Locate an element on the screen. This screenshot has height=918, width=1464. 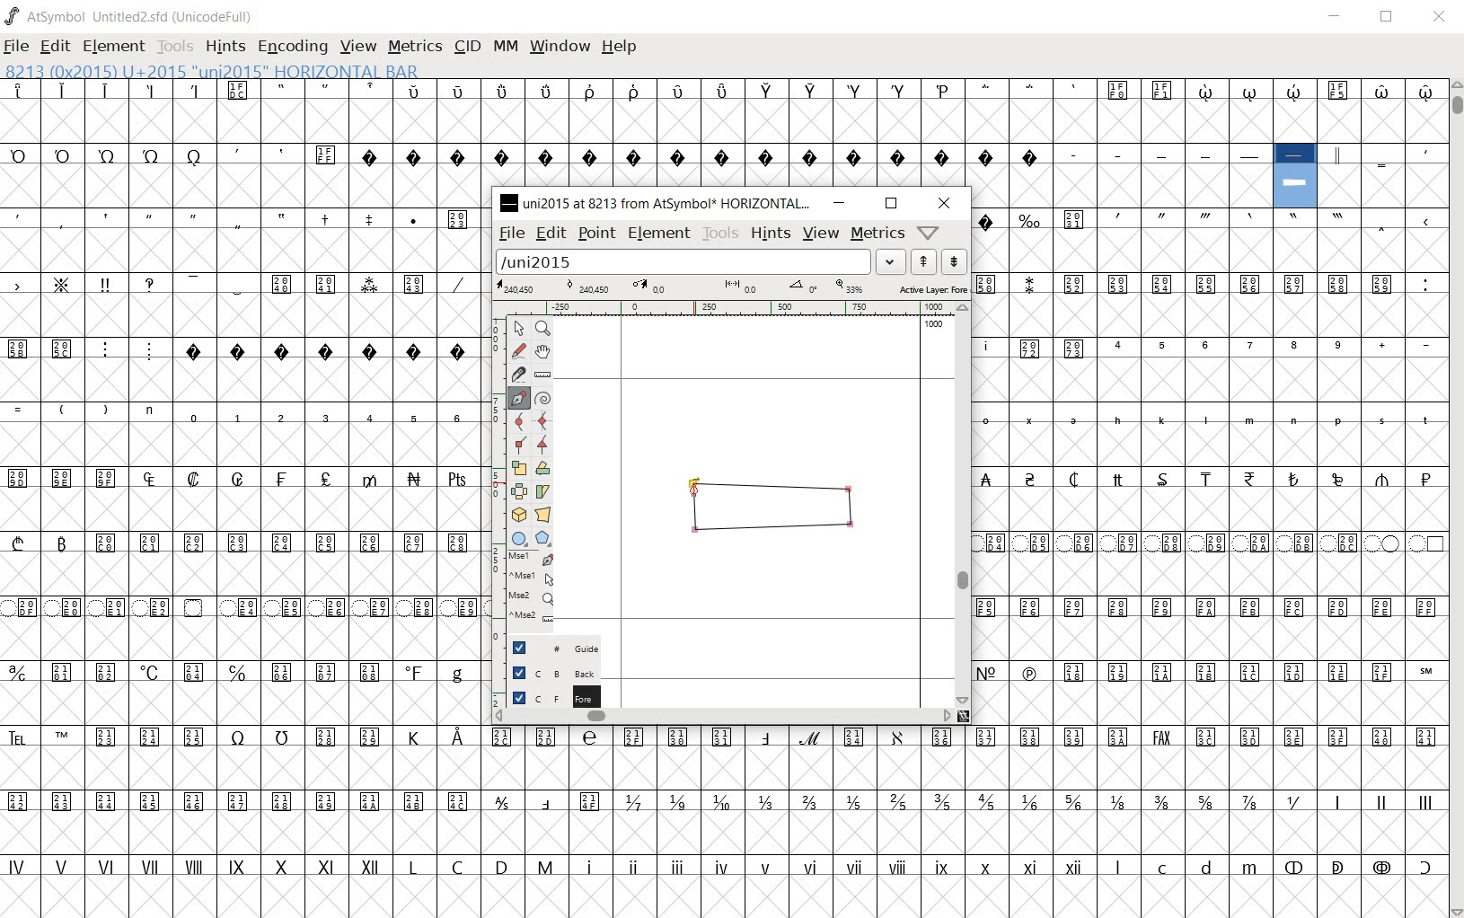
draw a freehand curve is located at coordinates (518, 350).